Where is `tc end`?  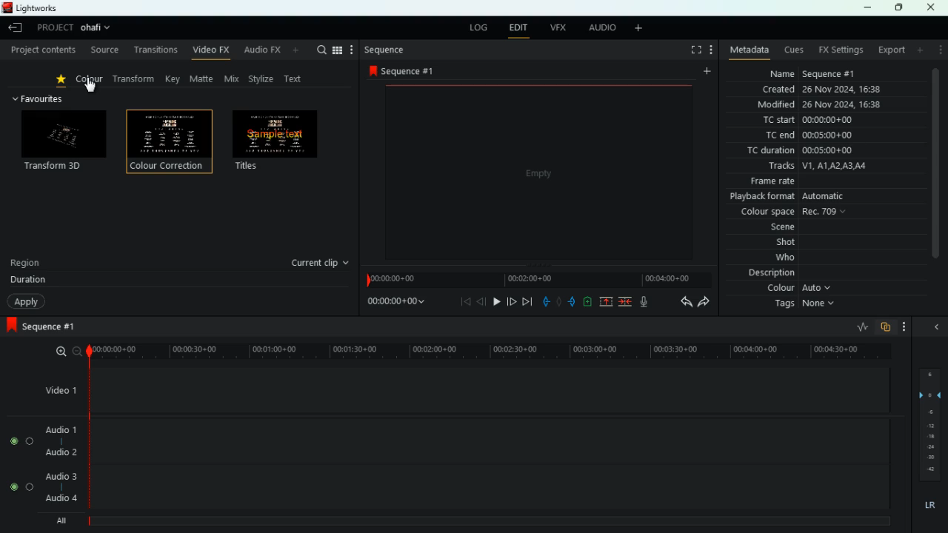
tc end is located at coordinates (829, 136).